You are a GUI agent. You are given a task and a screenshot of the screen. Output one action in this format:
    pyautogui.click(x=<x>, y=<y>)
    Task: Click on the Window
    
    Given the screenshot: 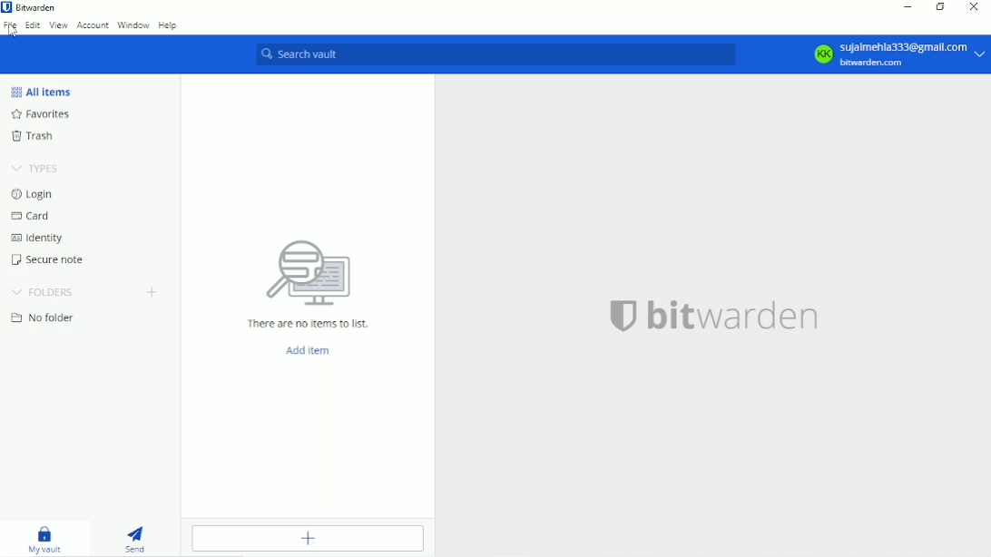 What is the action you would take?
    pyautogui.click(x=133, y=24)
    